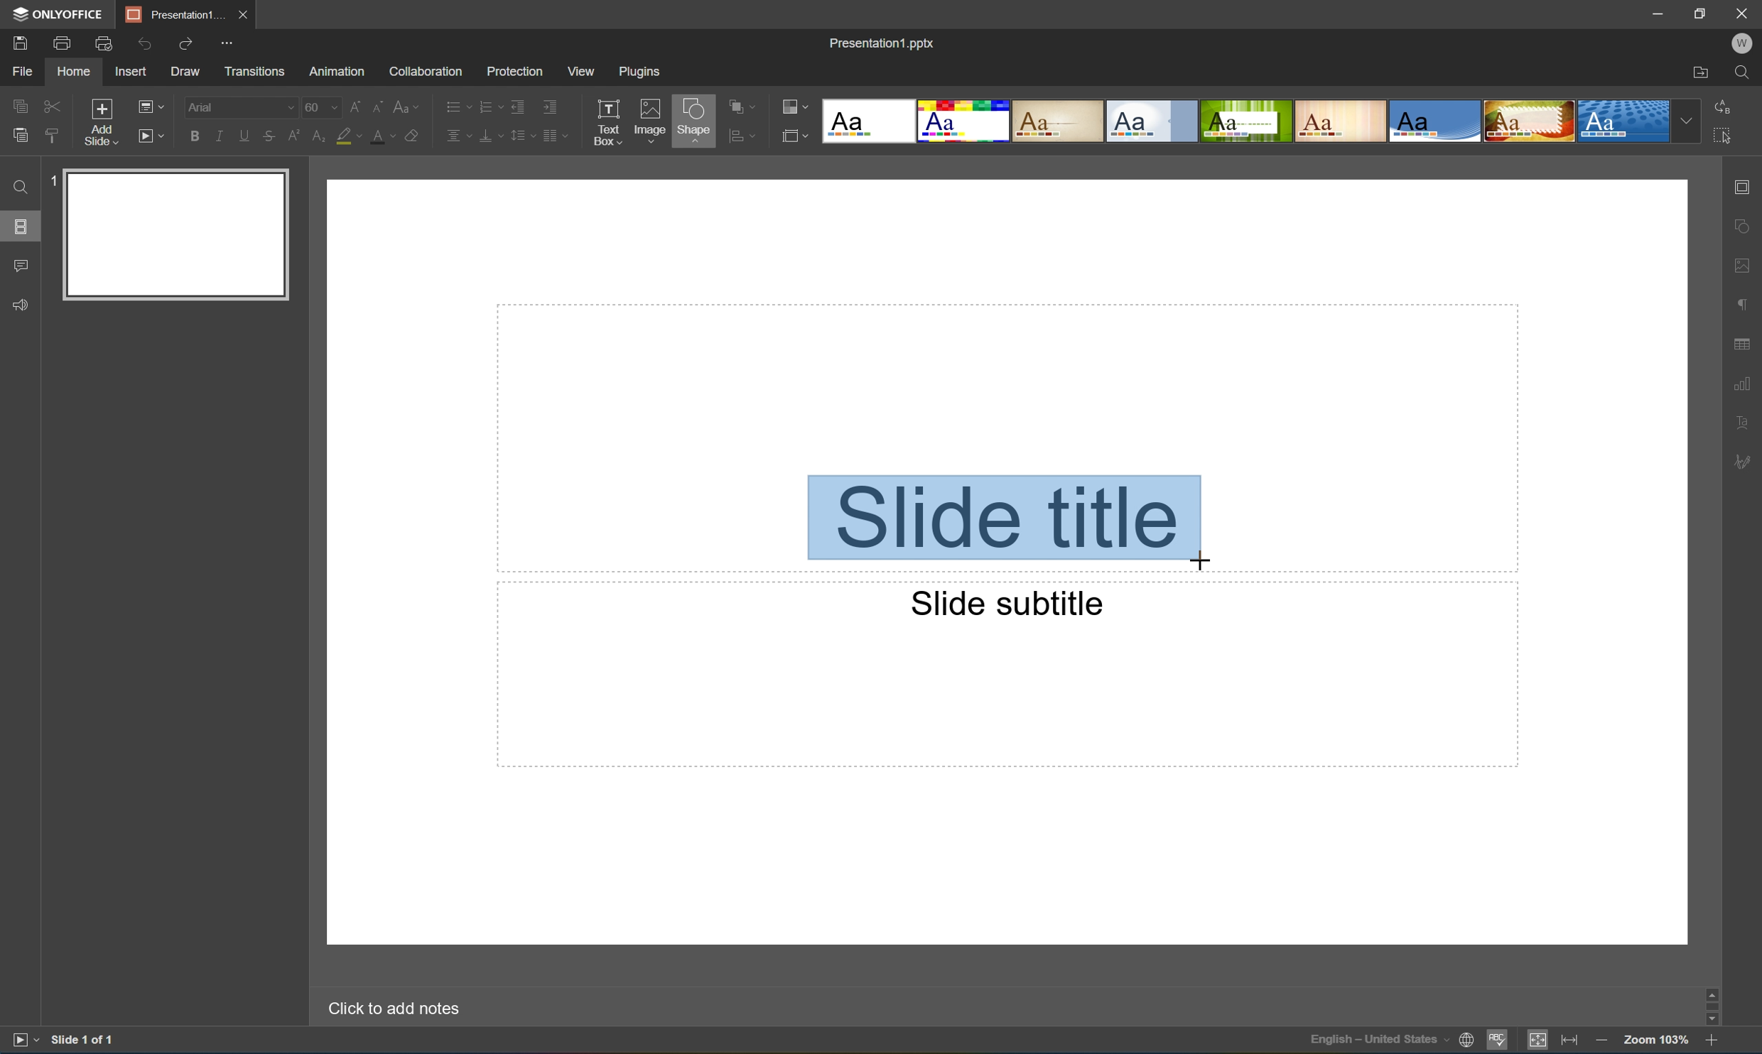  I want to click on Text box, so click(609, 122).